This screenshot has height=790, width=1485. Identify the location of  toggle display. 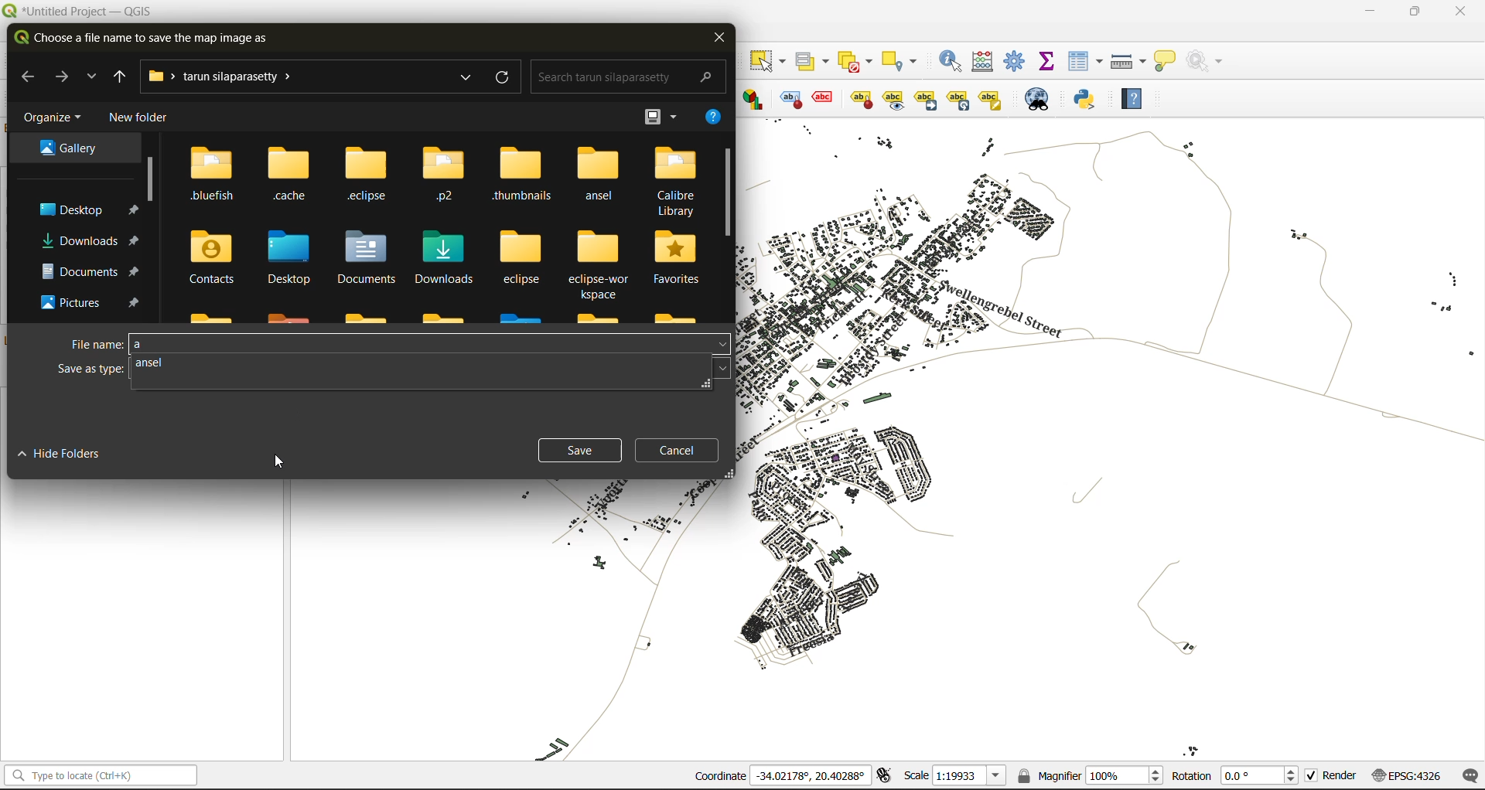
(787, 99).